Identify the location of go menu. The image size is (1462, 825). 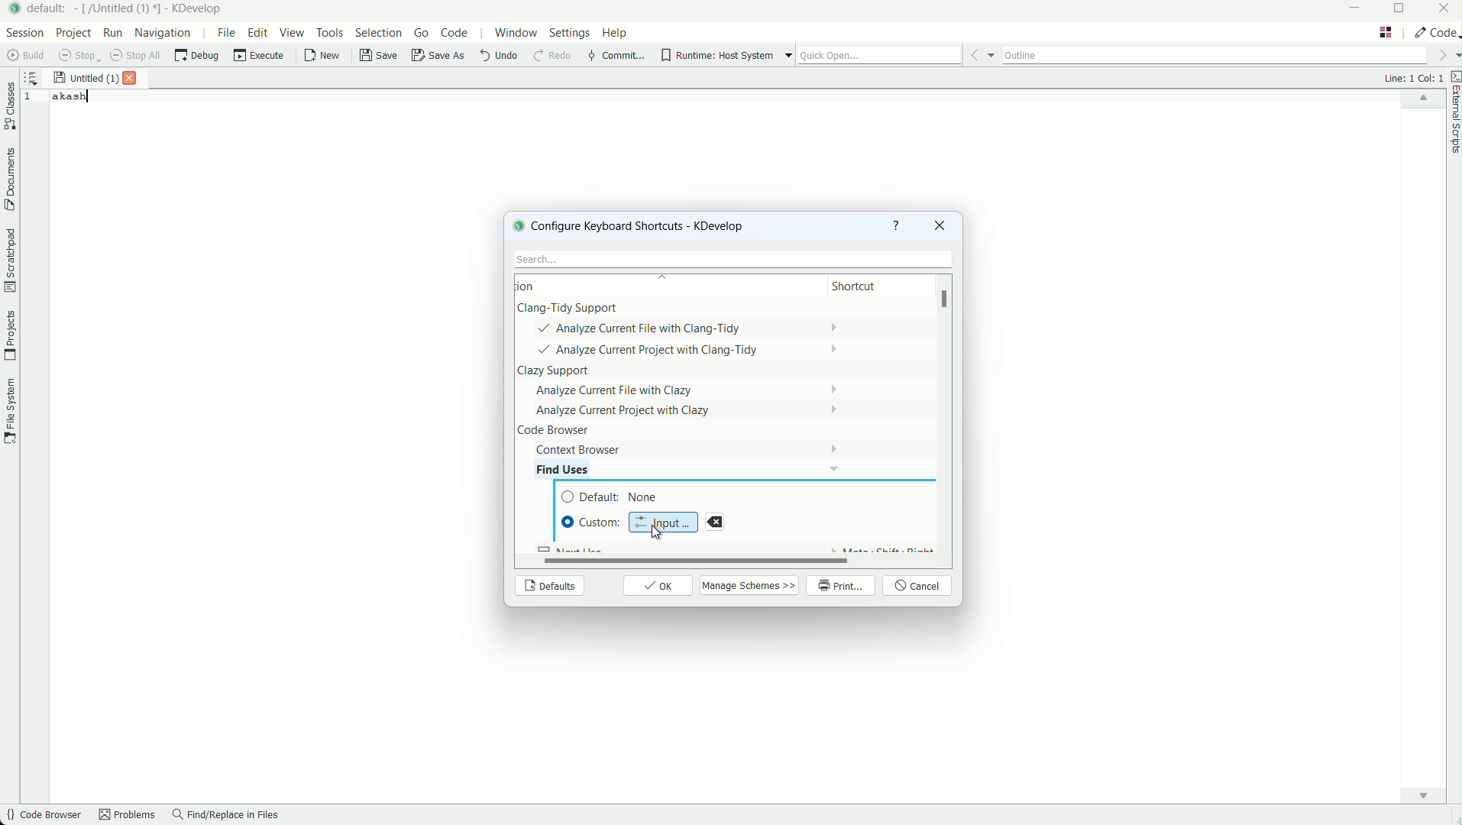
(422, 33).